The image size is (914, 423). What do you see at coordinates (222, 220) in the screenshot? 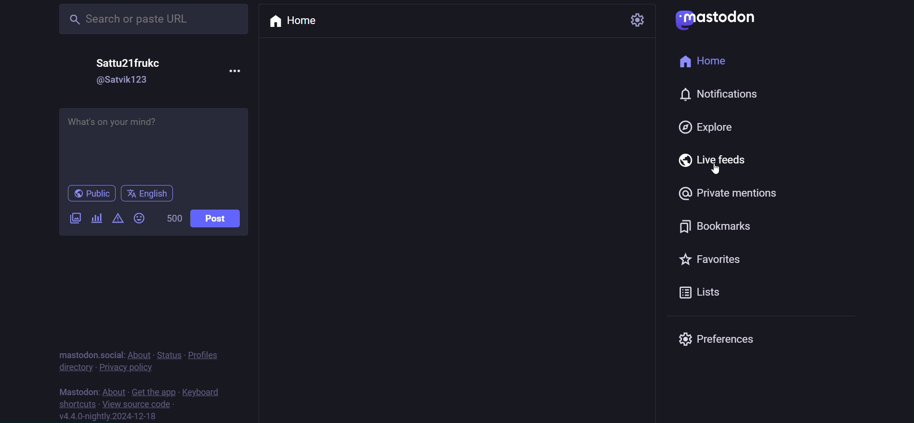
I see `post` at bounding box center [222, 220].